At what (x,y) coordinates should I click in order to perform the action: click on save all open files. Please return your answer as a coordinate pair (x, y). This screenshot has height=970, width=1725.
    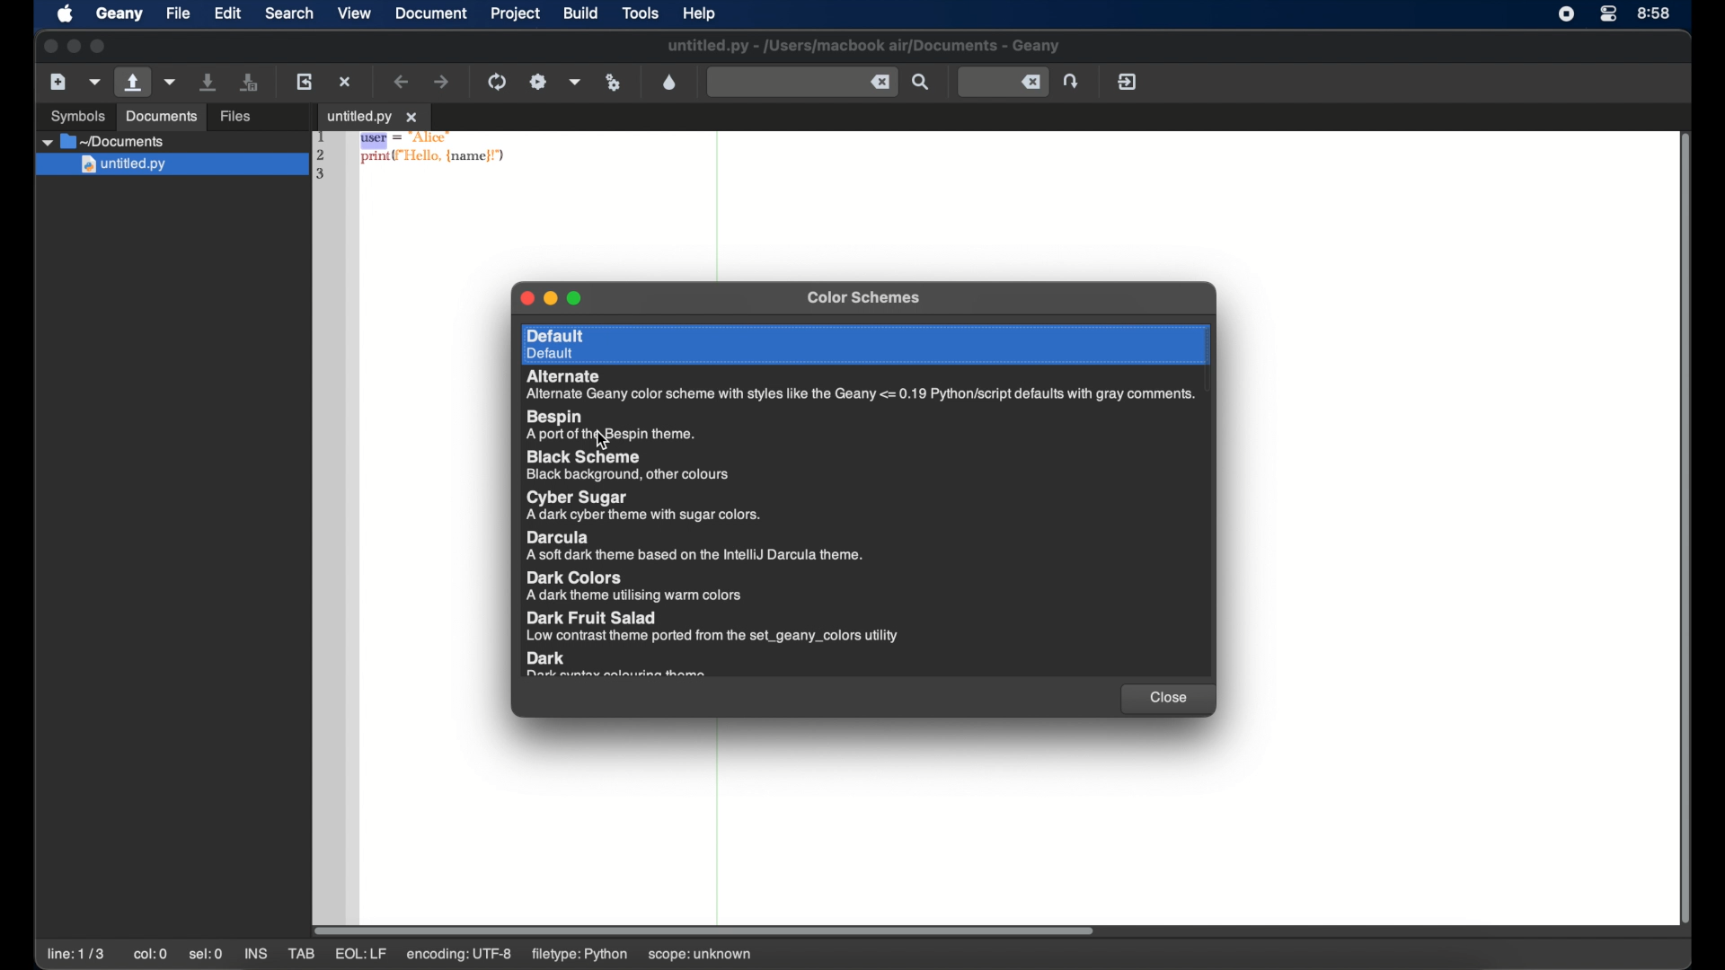
    Looking at the image, I should click on (252, 83).